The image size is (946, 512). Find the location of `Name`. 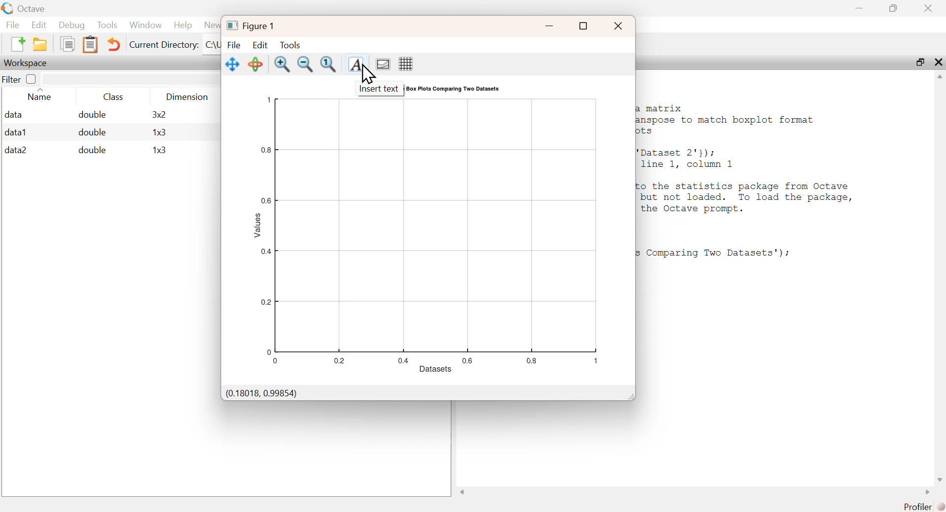

Name is located at coordinates (40, 96).